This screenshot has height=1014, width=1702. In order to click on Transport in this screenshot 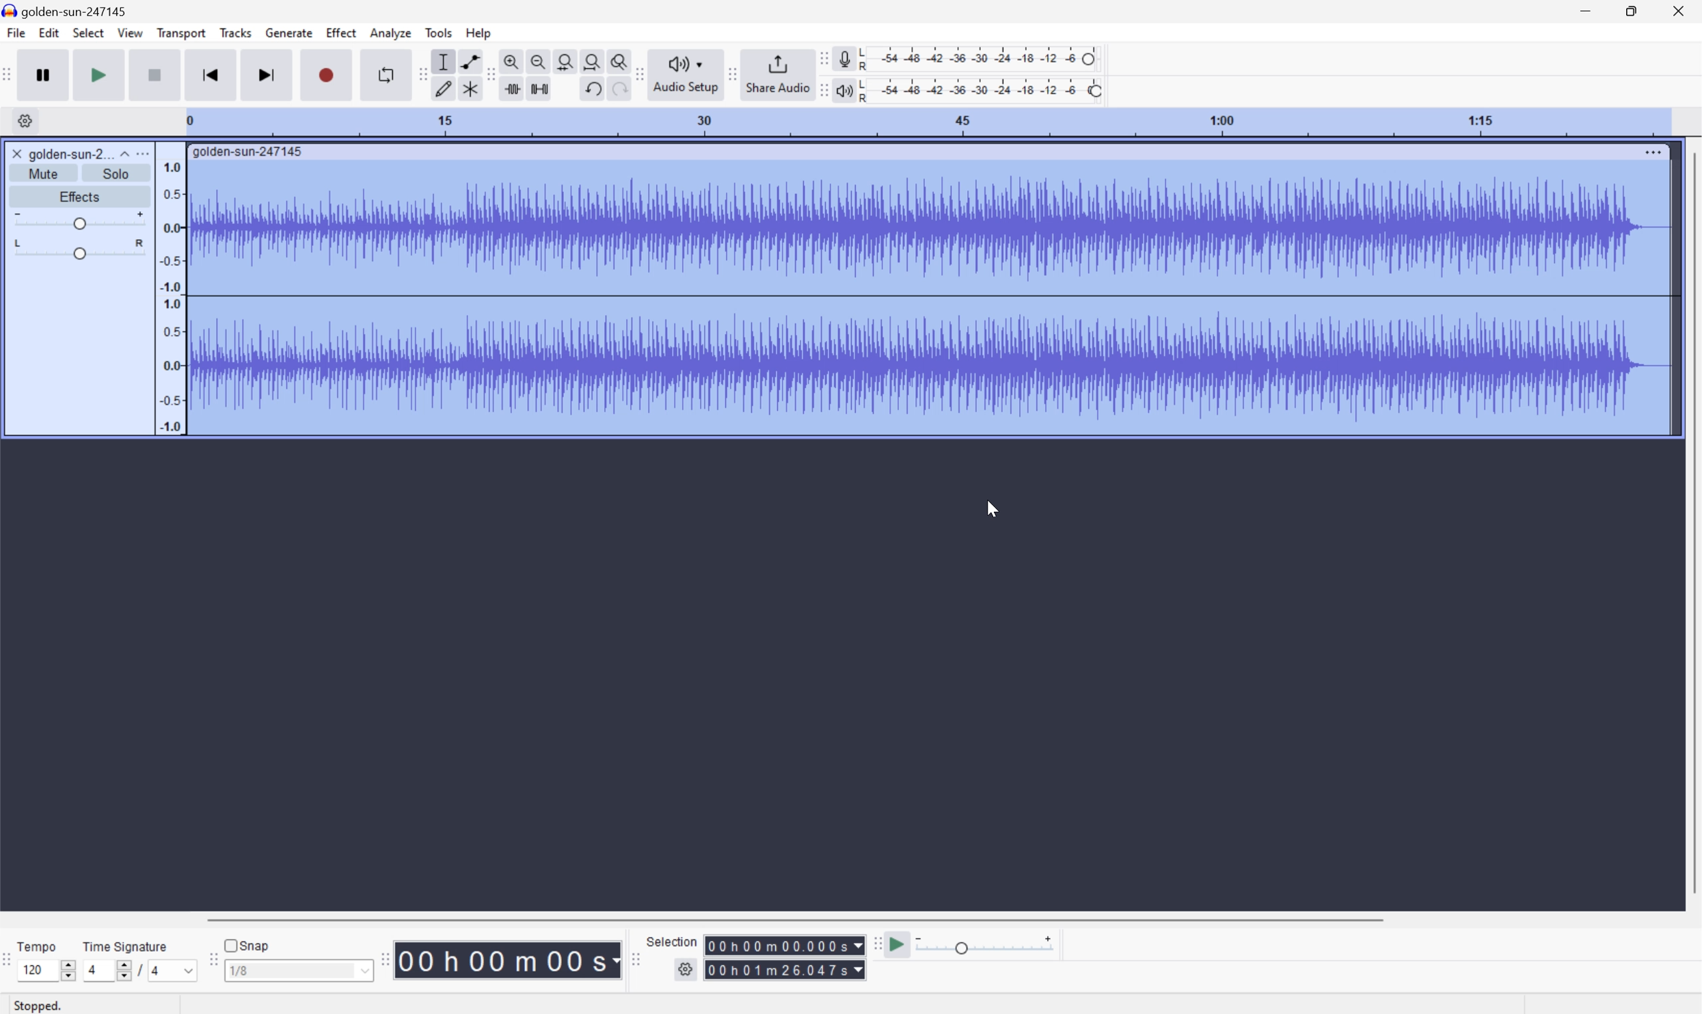, I will do `click(181, 32)`.